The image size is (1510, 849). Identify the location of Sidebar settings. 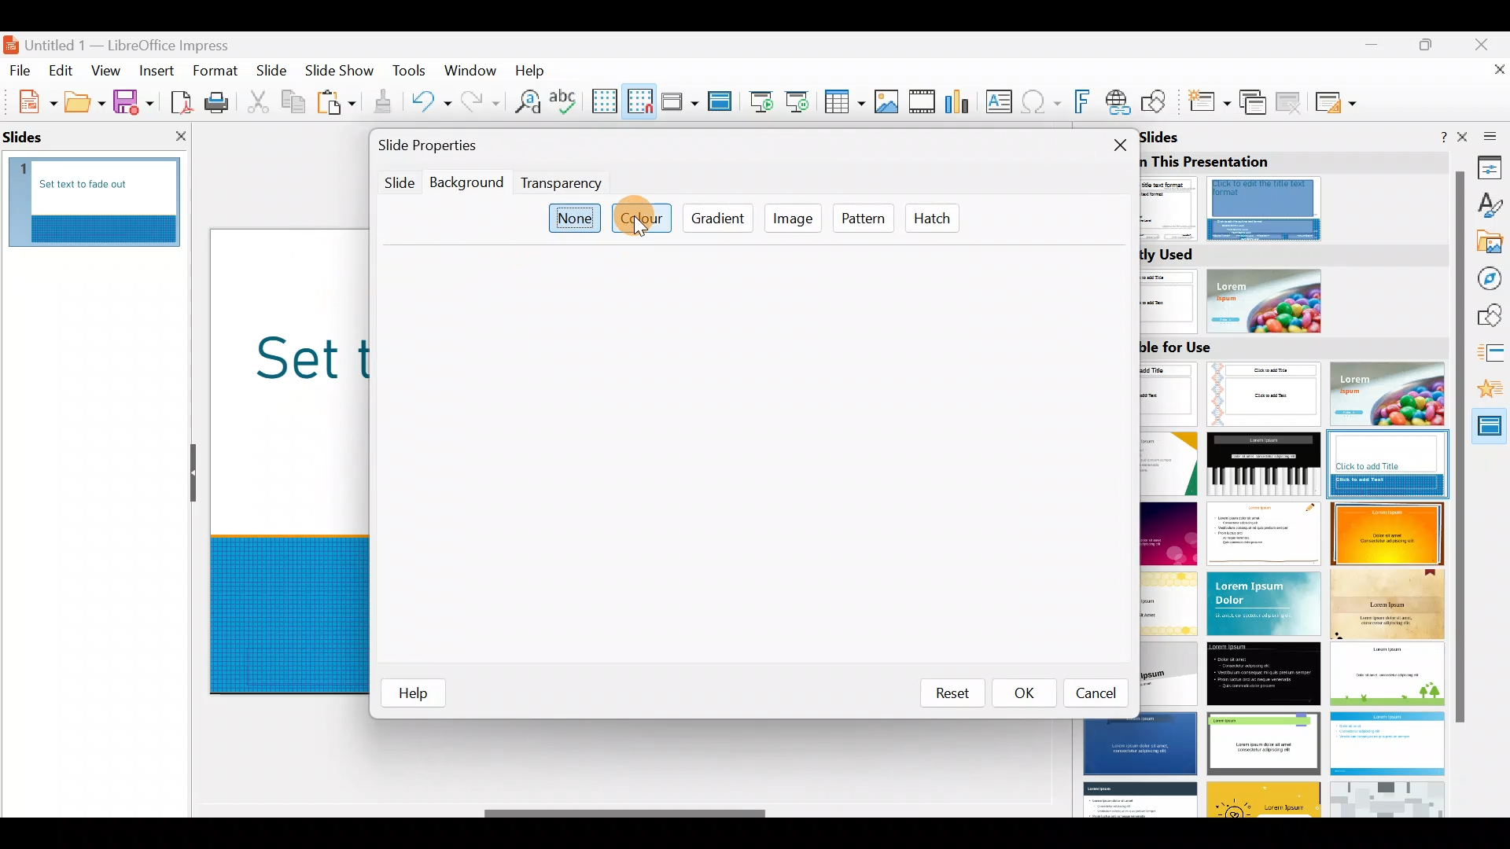
(1487, 135).